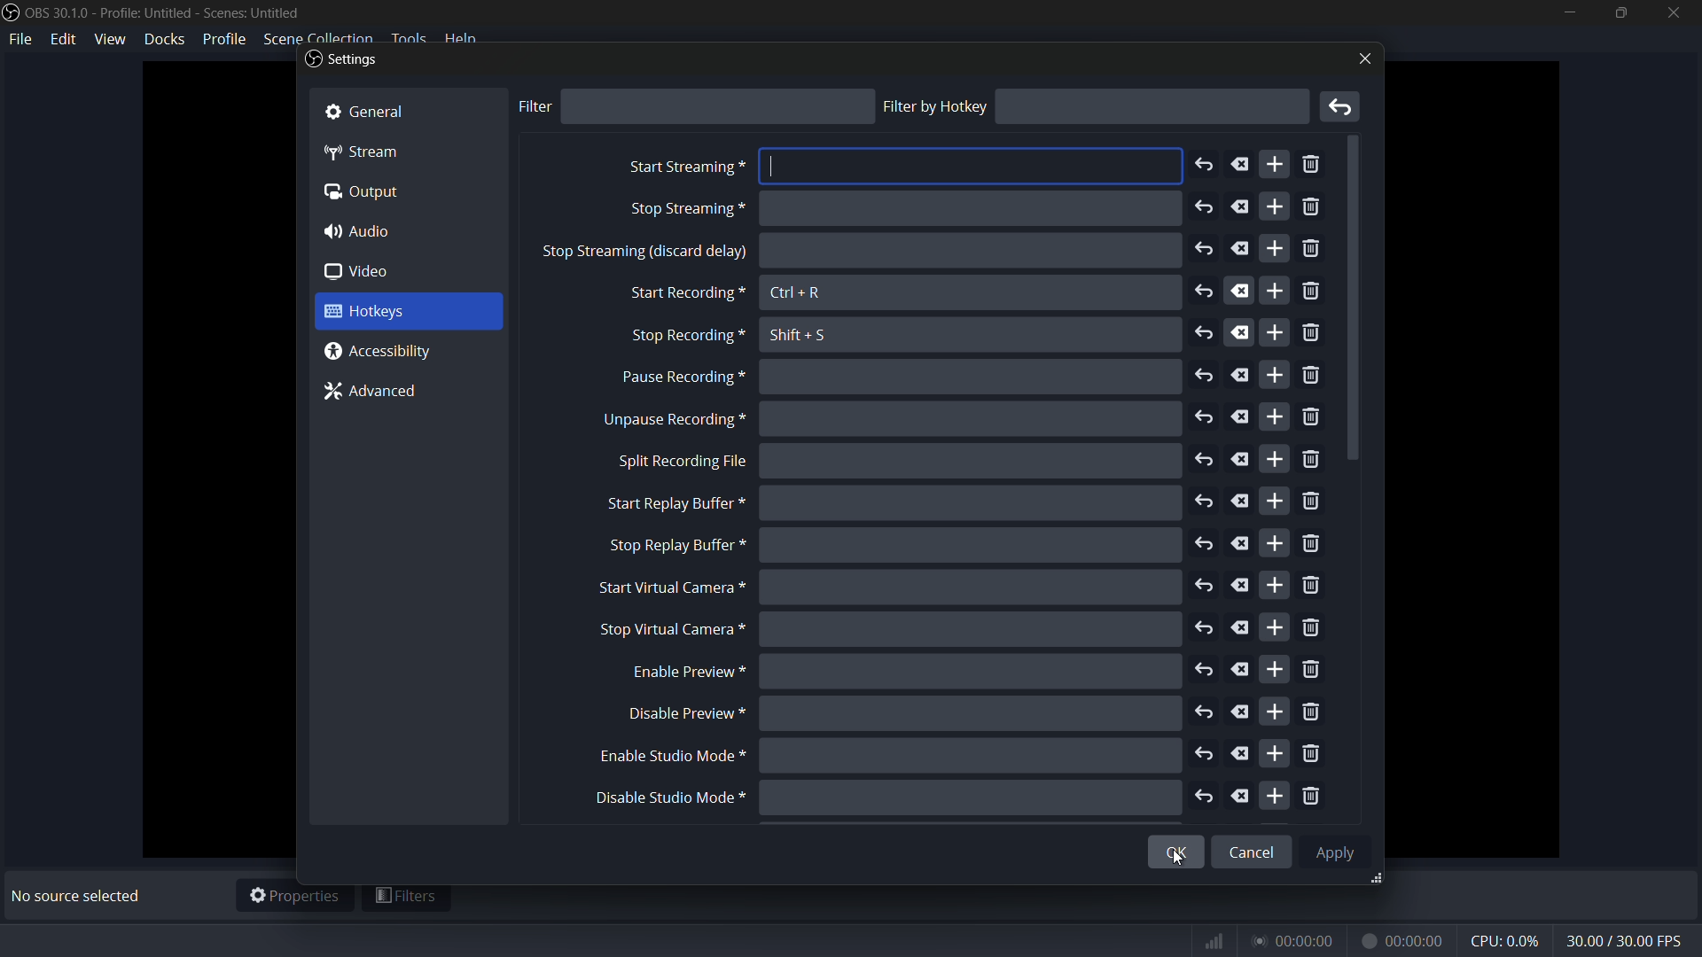 The width and height of the screenshot is (1702, 957). Describe the element at coordinates (1310, 377) in the screenshot. I see `remove` at that location.